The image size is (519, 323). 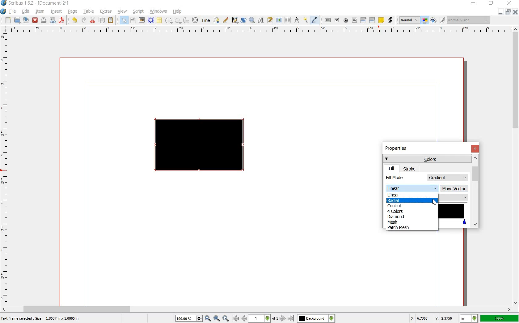 I want to click on pdf text field, so click(x=354, y=20).